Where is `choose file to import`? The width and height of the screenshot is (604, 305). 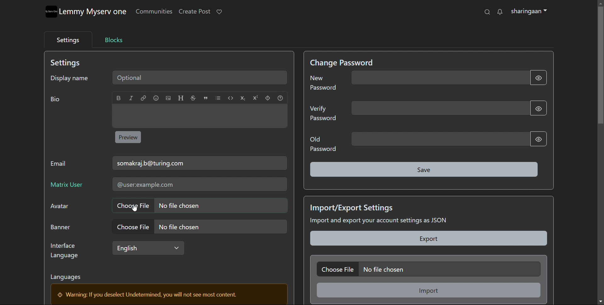
choose file to import is located at coordinates (428, 269).